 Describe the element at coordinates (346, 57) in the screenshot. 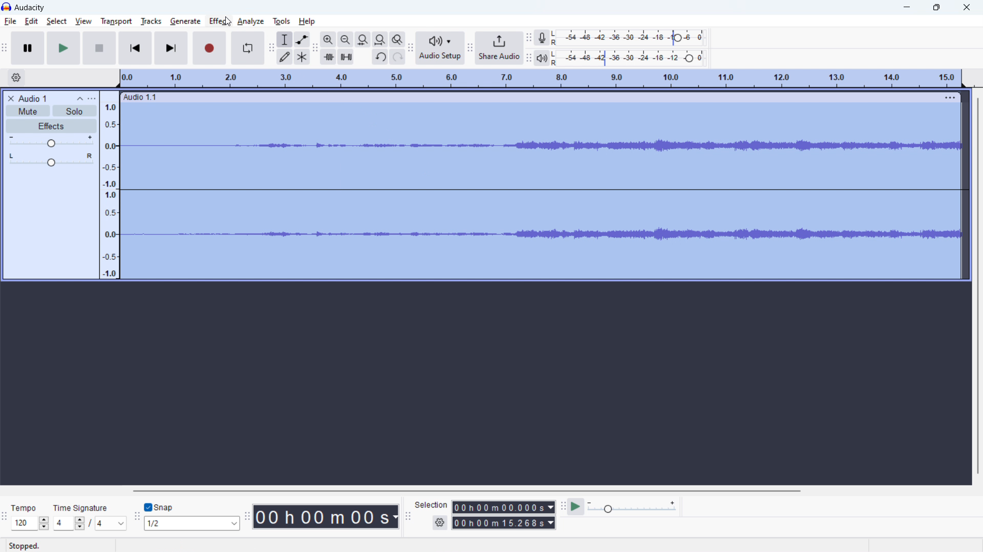

I see `silence audio selection` at that location.